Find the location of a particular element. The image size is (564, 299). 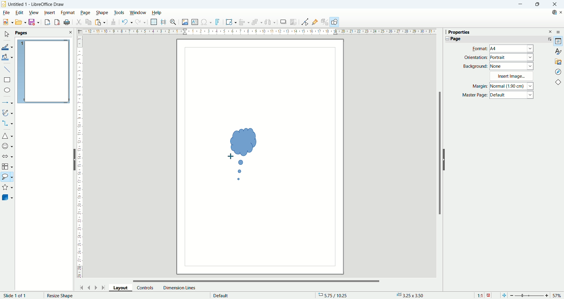

fontwork text is located at coordinates (231, 22).